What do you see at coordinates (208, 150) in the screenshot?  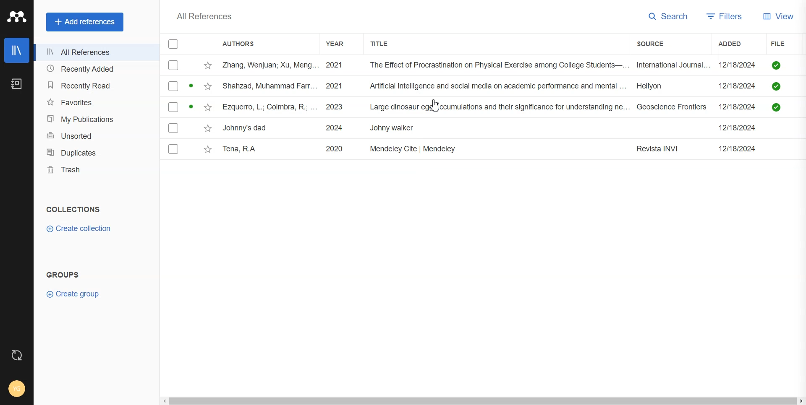 I see `star` at bounding box center [208, 150].